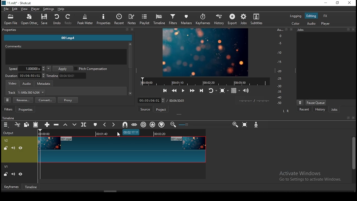 The width and height of the screenshot is (357, 201). Describe the element at coordinates (15, 9) in the screenshot. I see `edit` at that location.